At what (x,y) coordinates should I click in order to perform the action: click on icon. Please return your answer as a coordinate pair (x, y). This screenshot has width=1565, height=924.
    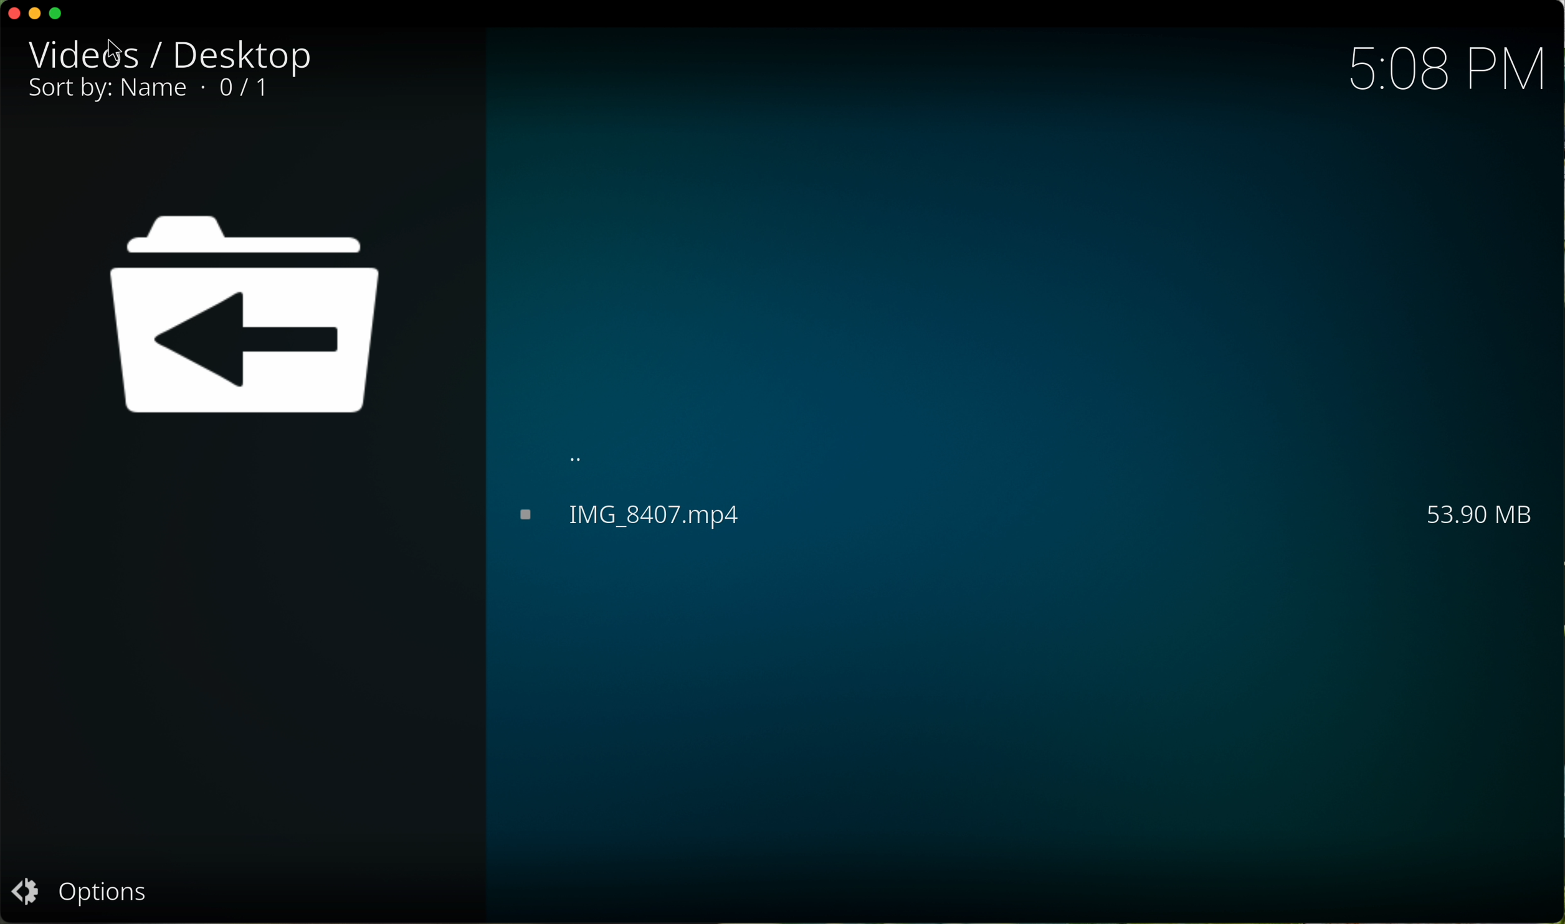
    Looking at the image, I should click on (255, 324).